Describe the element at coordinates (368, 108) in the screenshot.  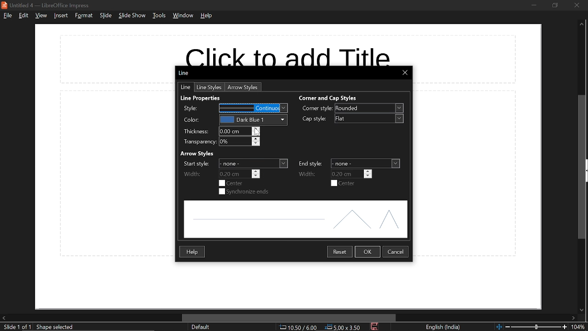
I see `corner style` at that location.